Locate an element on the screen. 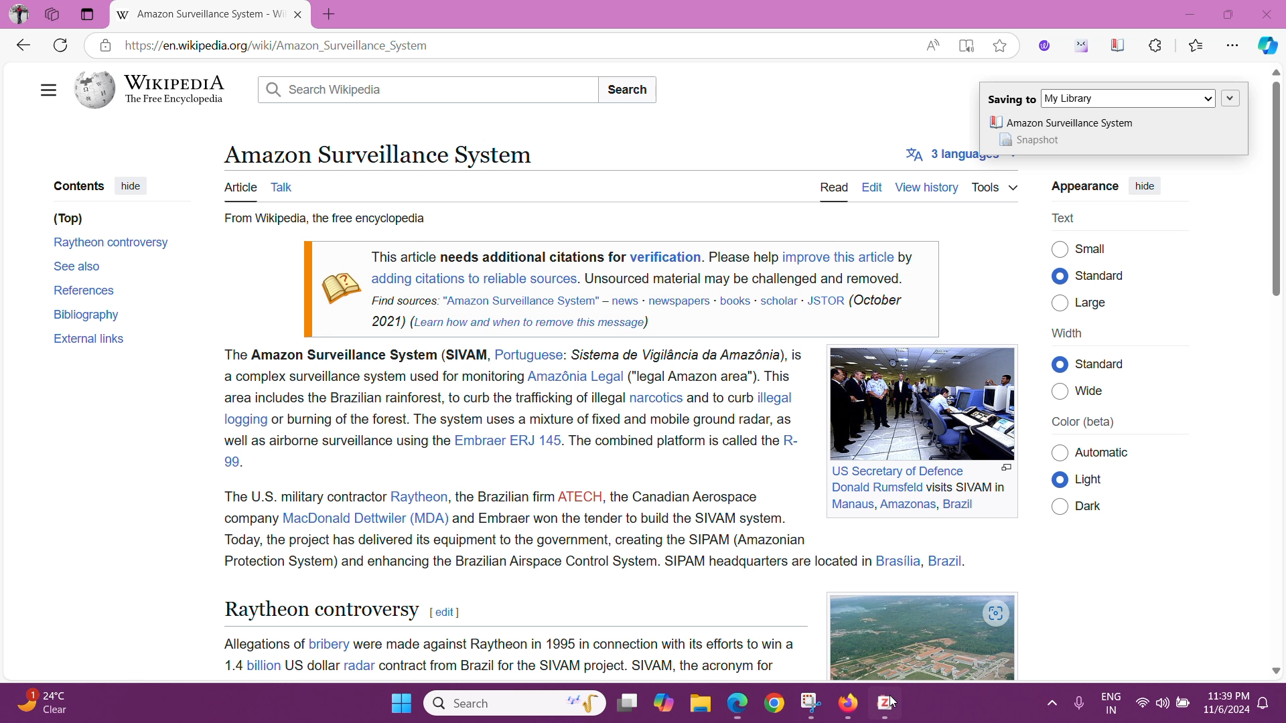 This screenshot has width=1286, height=723. US dollar is located at coordinates (311, 665).